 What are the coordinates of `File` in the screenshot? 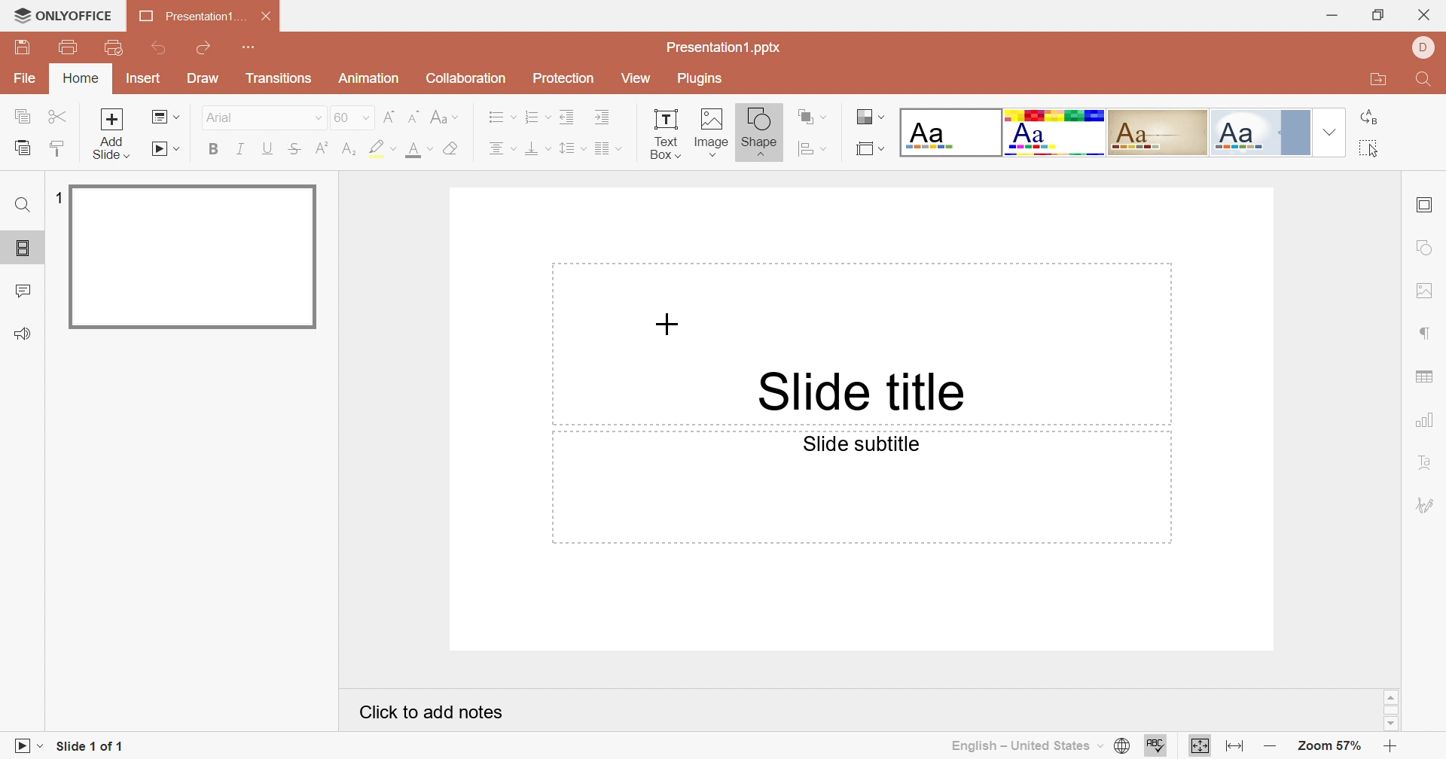 It's located at (25, 79).